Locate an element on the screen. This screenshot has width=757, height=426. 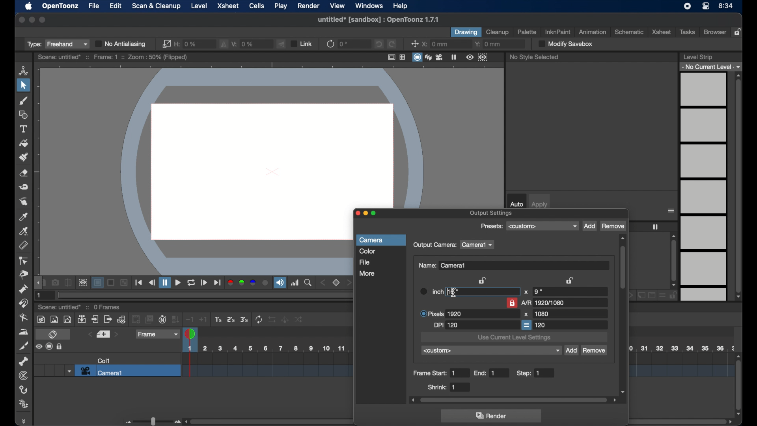
 is located at coordinates (69, 319).